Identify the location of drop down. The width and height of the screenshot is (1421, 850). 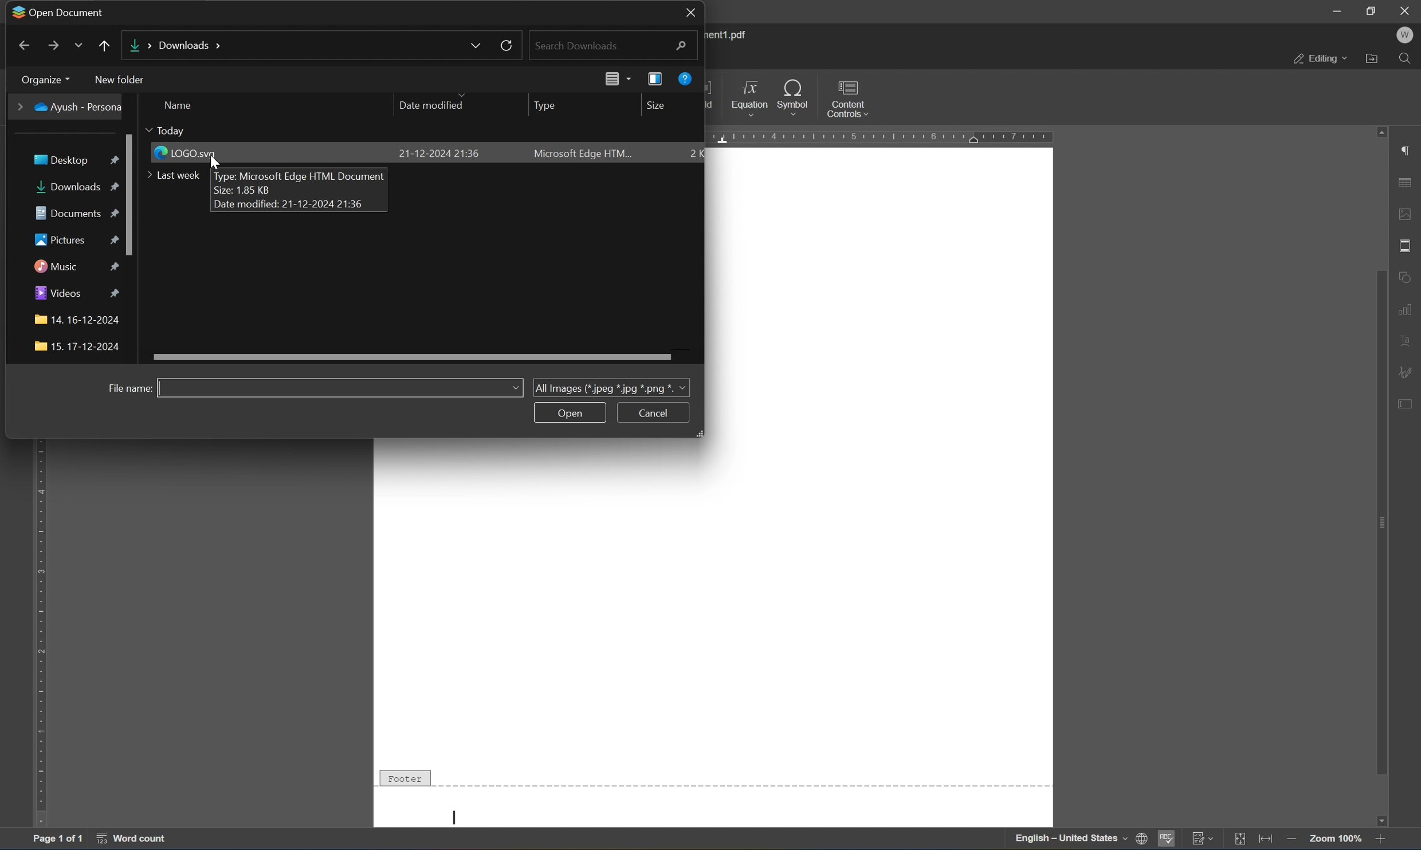
(77, 45).